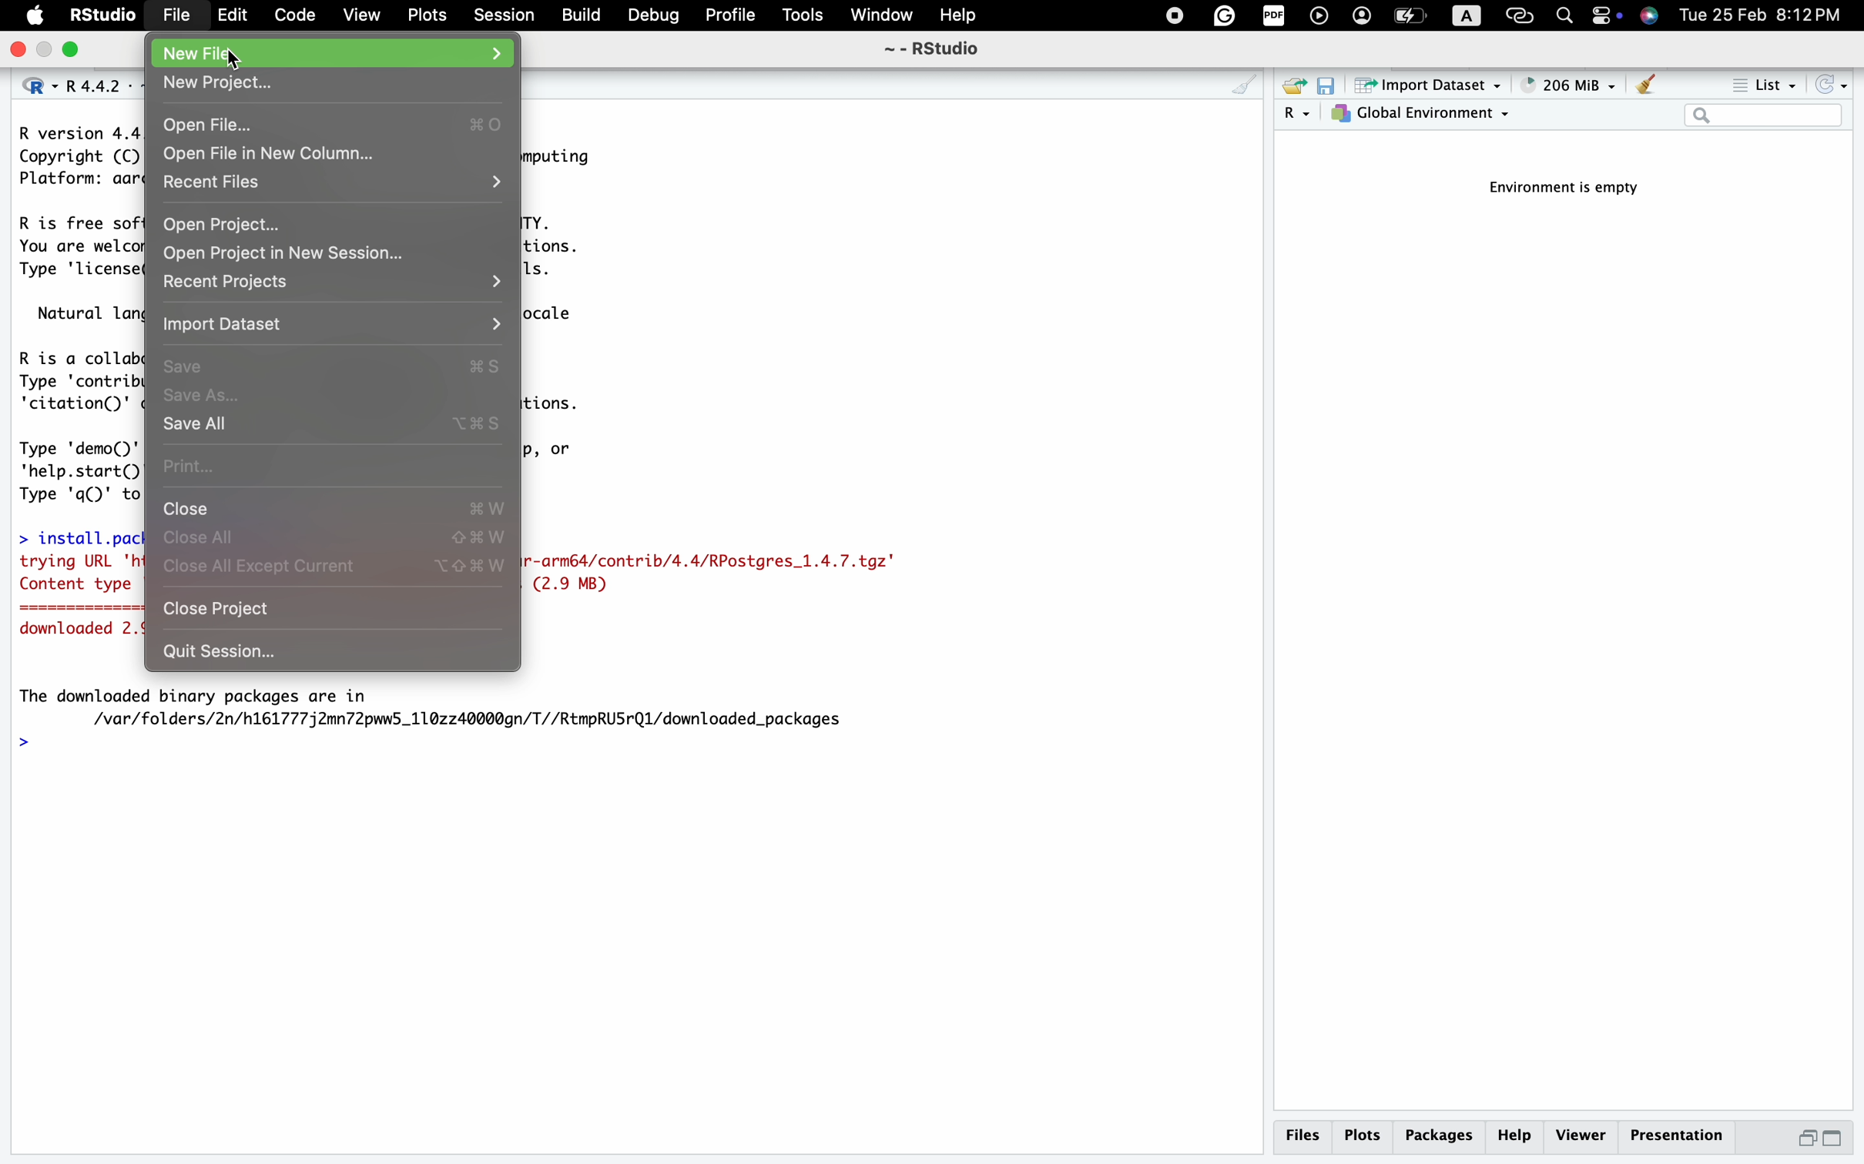  Describe the element at coordinates (1438, 1139) in the screenshot. I see `packages` at that location.